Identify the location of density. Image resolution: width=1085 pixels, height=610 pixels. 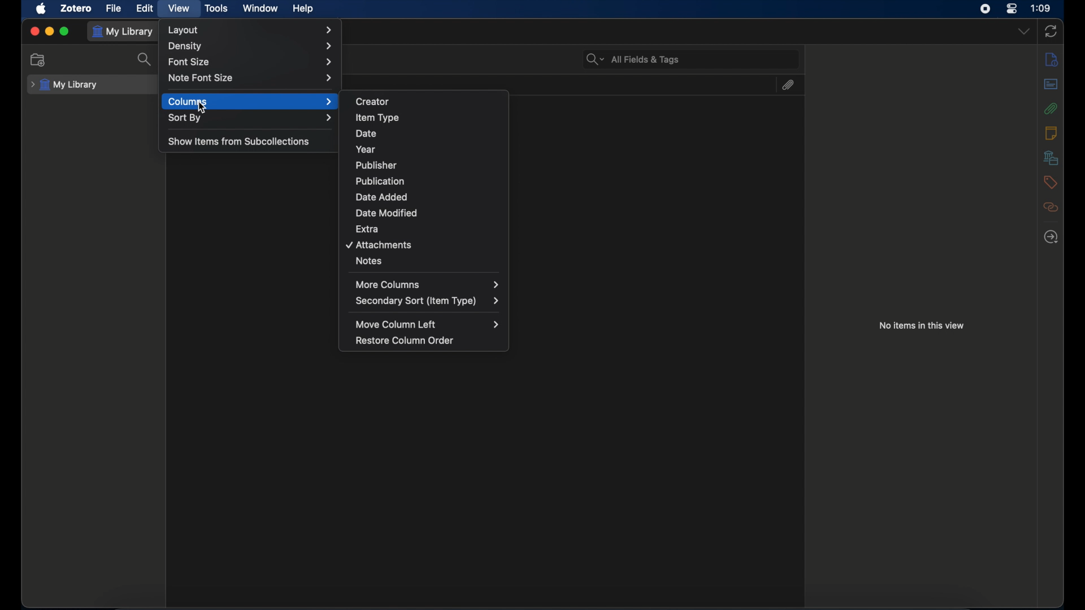
(253, 46).